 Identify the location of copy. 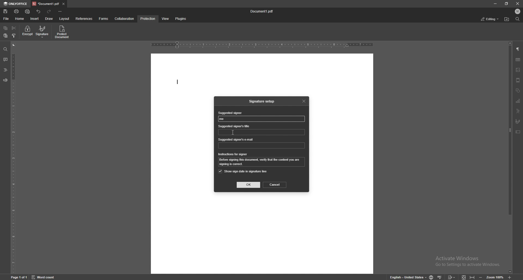
(5, 28).